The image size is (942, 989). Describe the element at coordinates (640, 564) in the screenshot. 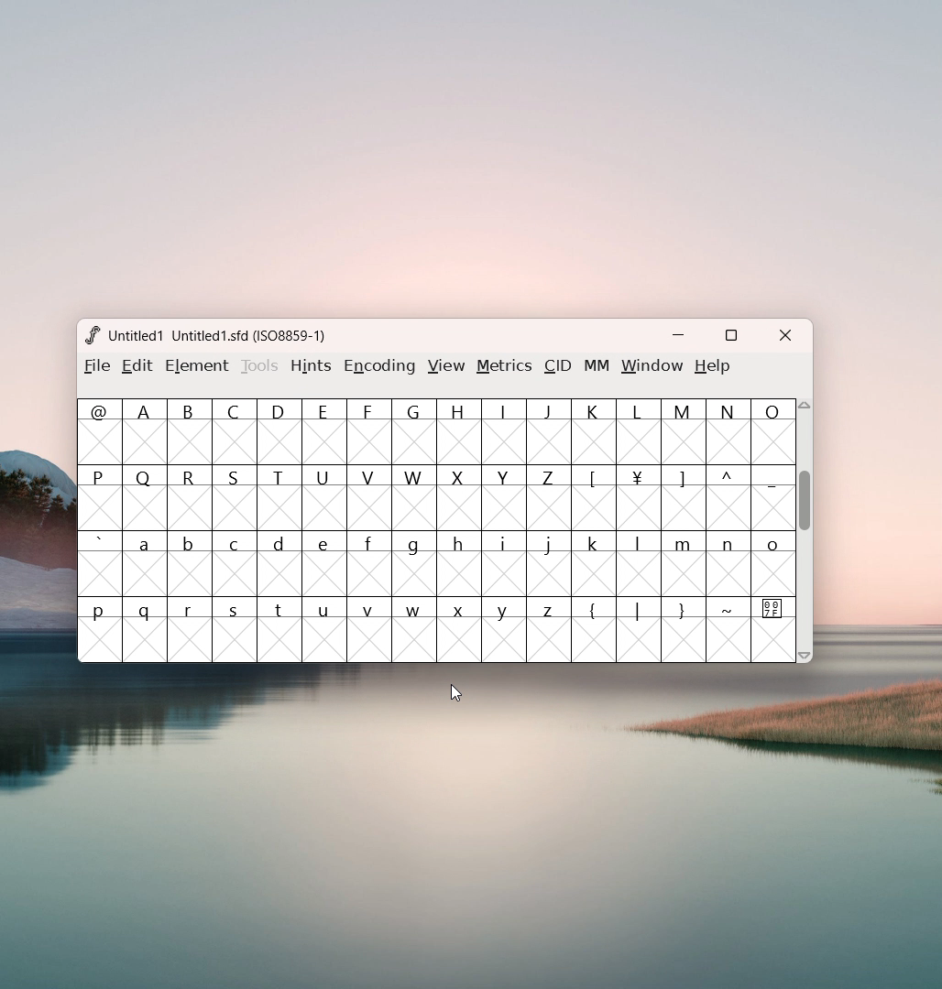

I see `l` at that location.